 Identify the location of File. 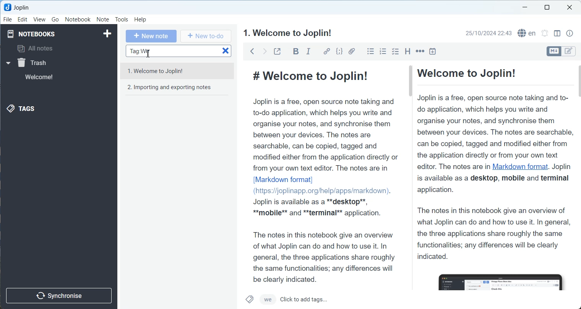
(8, 20).